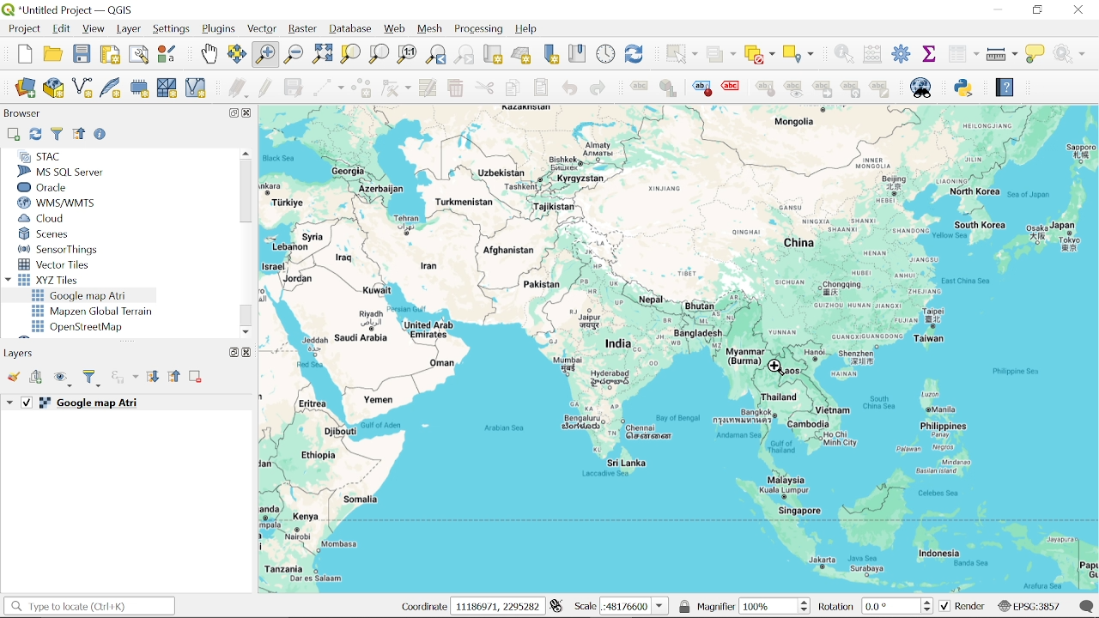 The width and height of the screenshot is (1099, 618). What do you see at coordinates (129, 29) in the screenshot?
I see `Layer` at bounding box center [129, 29].